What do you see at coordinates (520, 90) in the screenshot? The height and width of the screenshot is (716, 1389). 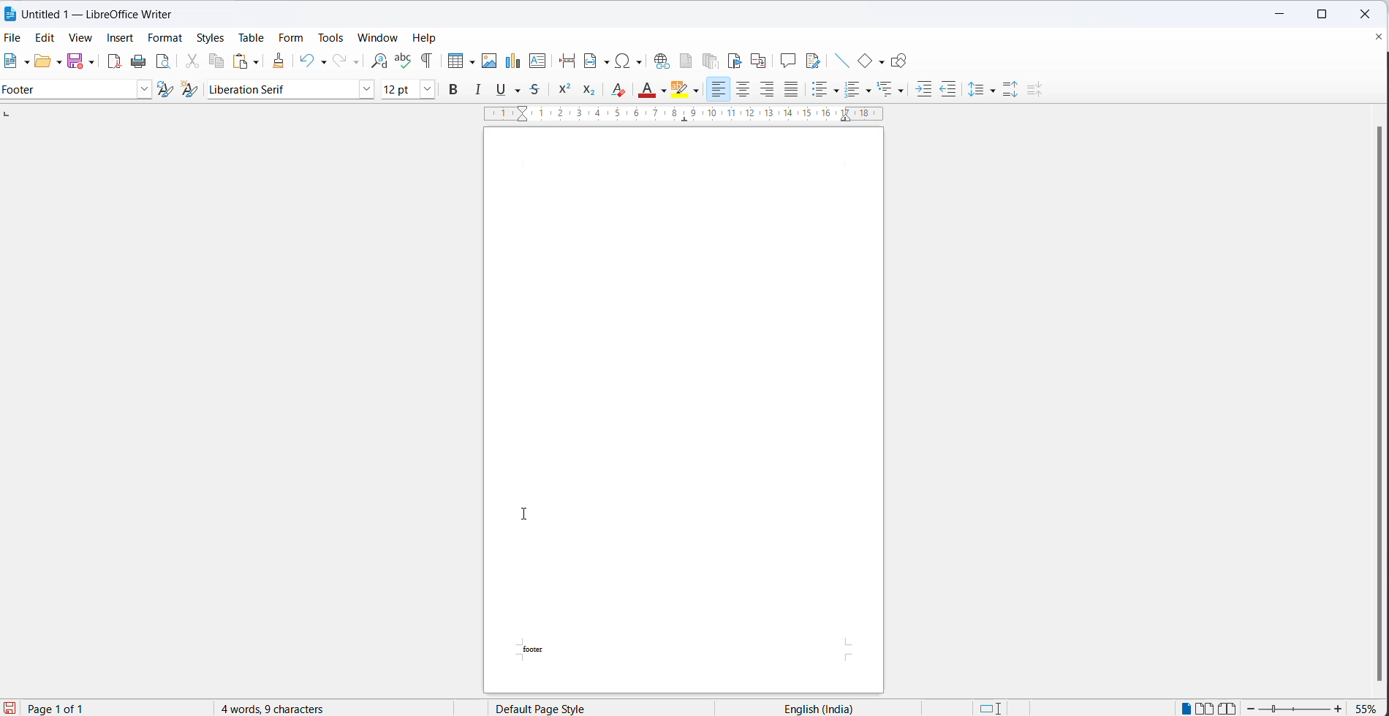 I see `strike through` at bounding box center [520, 90].